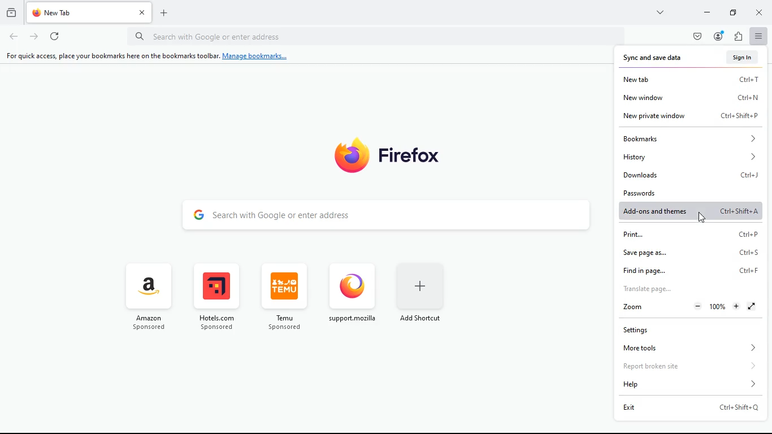 This screenshot has height=434, width=772. What do you see at coordinates (760, 36) in the screenshot?
I see `menu` at bounding box center [760, 36].